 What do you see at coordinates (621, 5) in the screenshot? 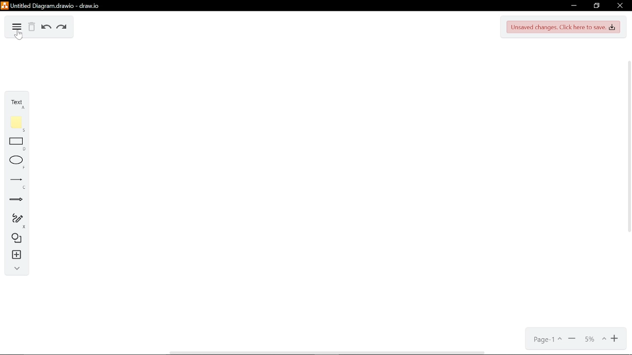
I see `Close` at bounding box center [621, 5].